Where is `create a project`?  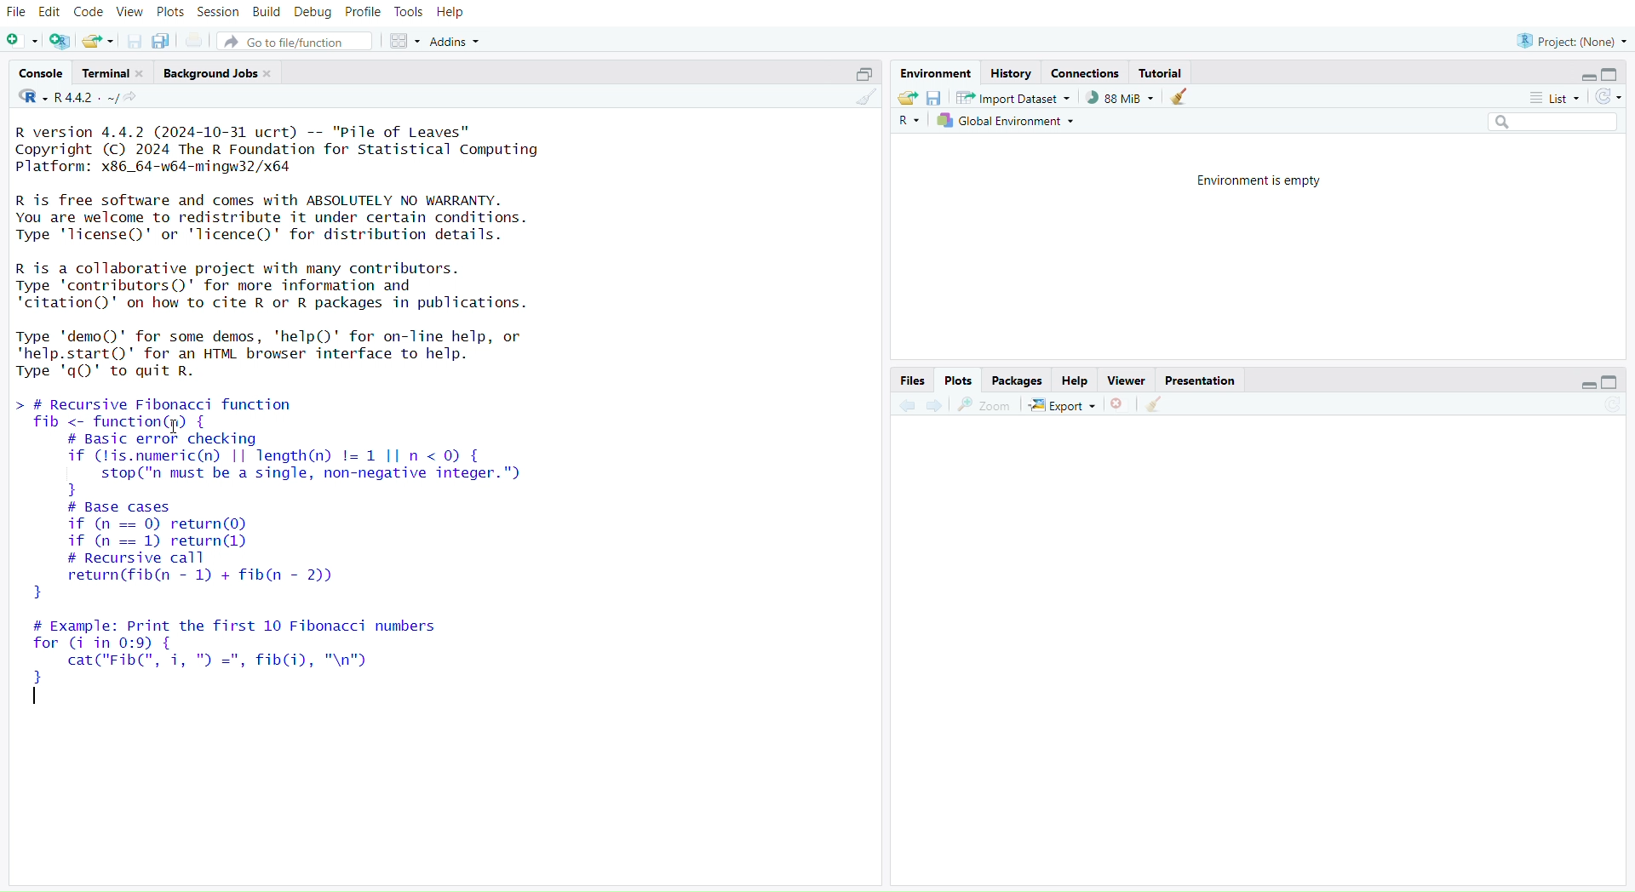 create a project is located at coordinates (60, 43).